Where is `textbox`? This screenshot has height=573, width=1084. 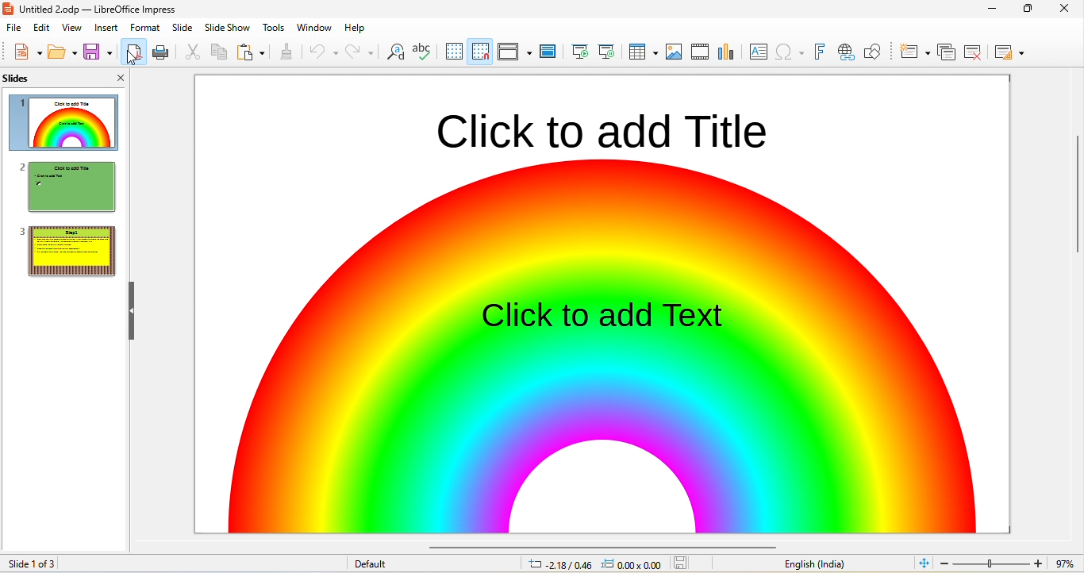
textbox is located at coordinates (757, 52).